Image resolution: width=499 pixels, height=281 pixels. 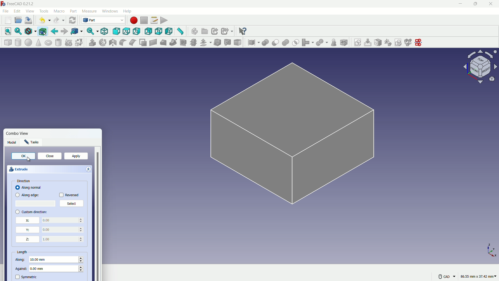 What do you see at coordinates (44, 11) in the screenshot?
I see `tools` at bounding box center [44, 11].